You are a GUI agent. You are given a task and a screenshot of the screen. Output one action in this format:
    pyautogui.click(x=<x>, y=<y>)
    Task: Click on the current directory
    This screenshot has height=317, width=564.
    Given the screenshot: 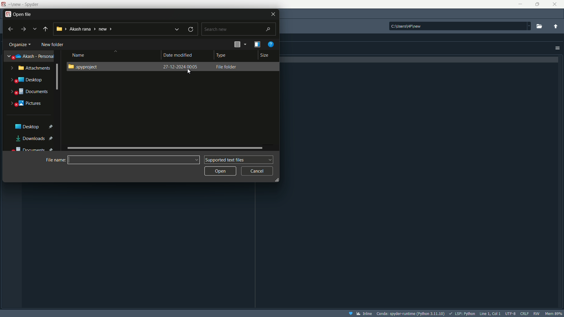 What is the action you would take?
    pyautogui.click(x=89, y=29)
    